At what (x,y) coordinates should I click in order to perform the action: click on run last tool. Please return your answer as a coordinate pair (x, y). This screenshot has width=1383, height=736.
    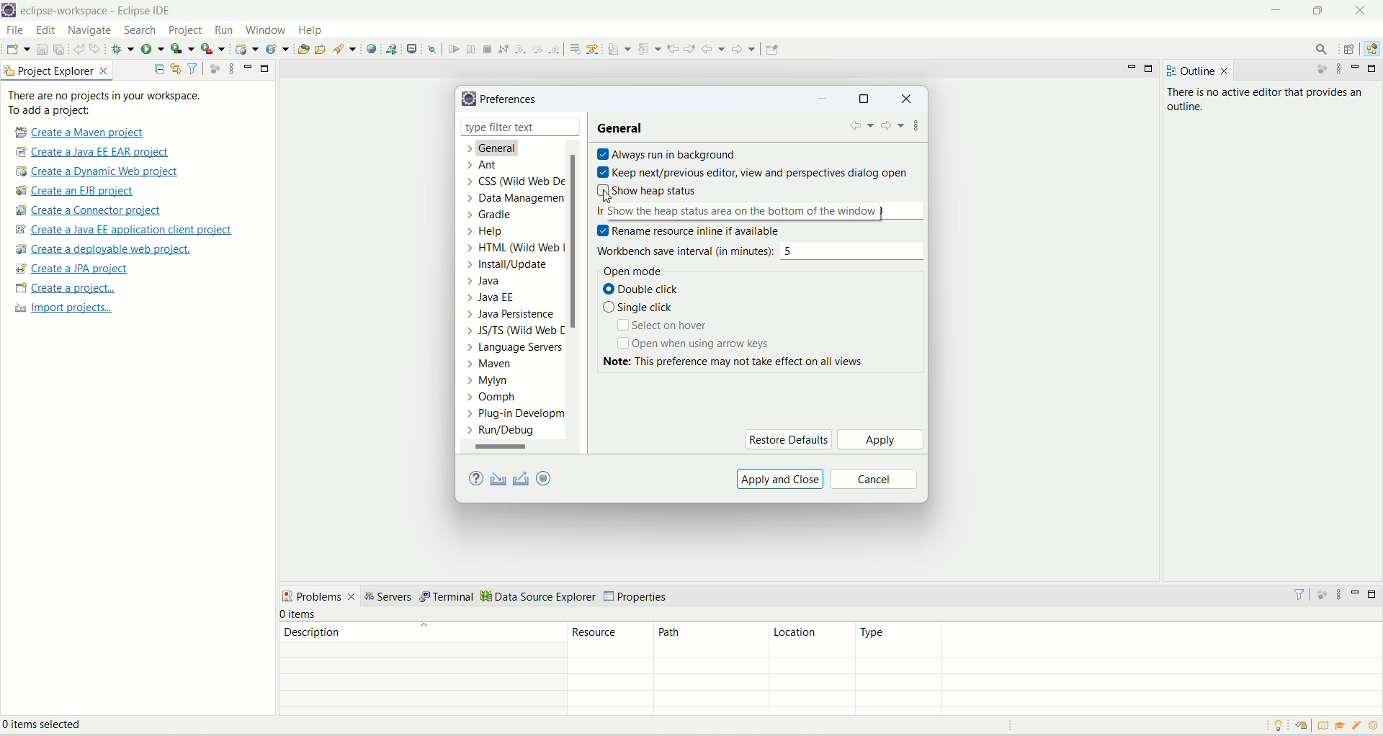
    Looking at the image, I should click on (212, 49).